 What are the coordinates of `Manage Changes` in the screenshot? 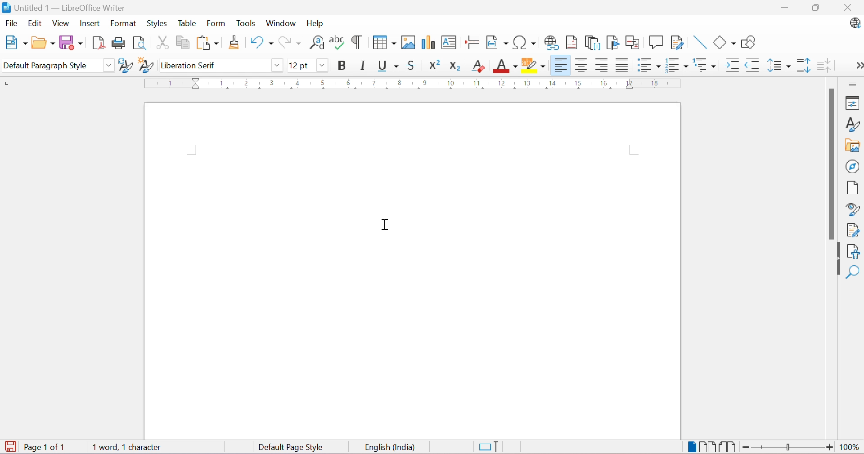 It's located at (852, 230).